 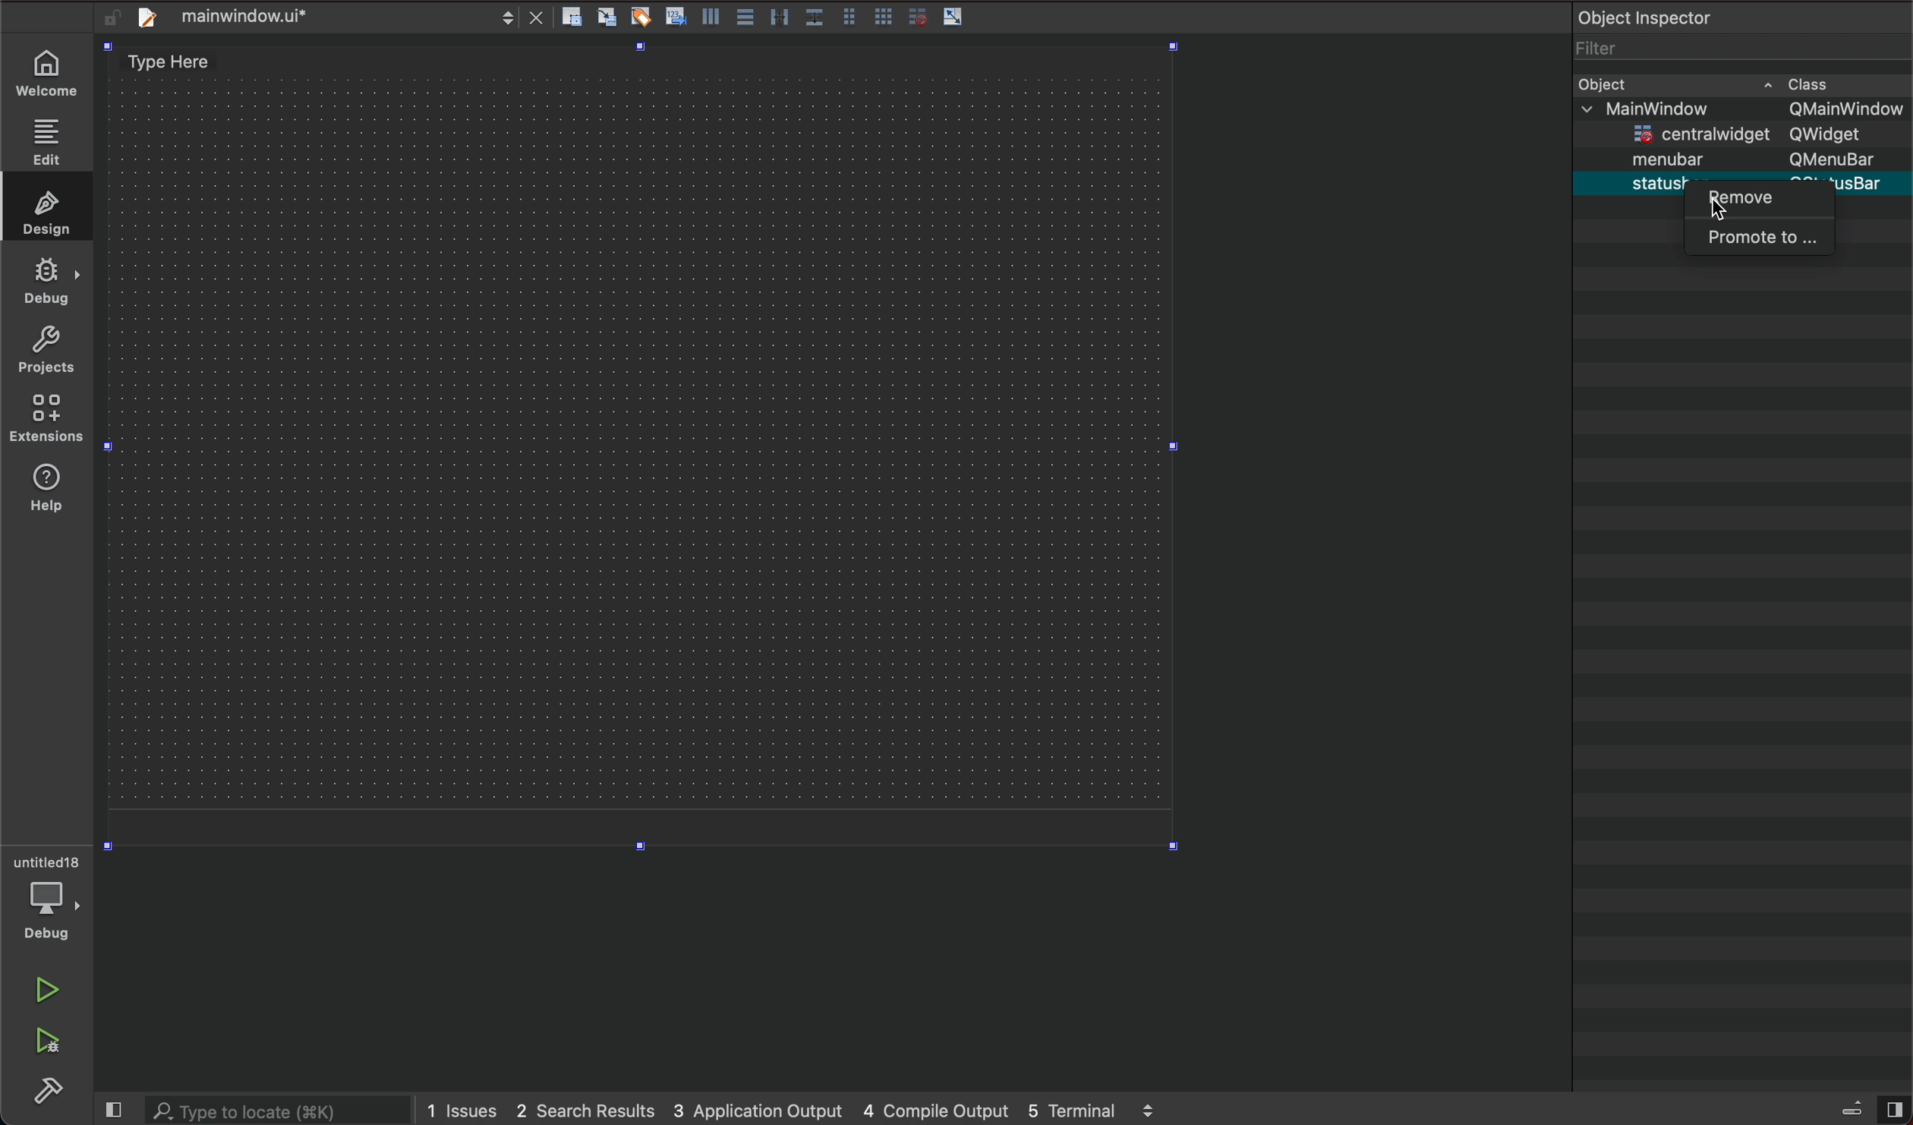 What do you see at coordinates (188, 68) in the screenshot?
I see `type here` at bounding box center [188, 68].